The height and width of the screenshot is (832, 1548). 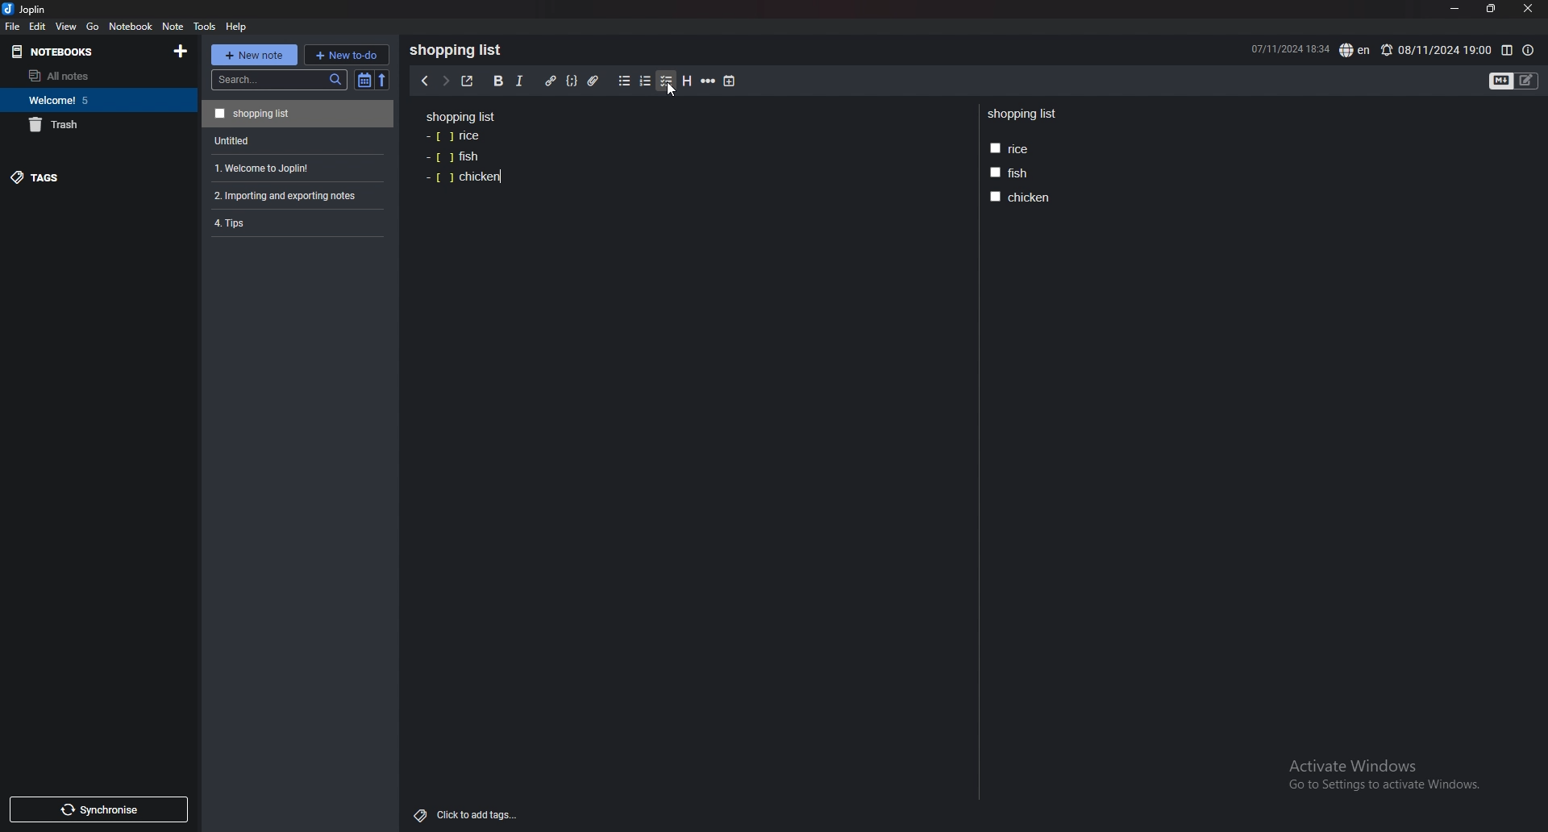 What do you see at coordinates (708, 81) in the screenshot?
I see `horizontal rule` at bounding box center [708, 81].